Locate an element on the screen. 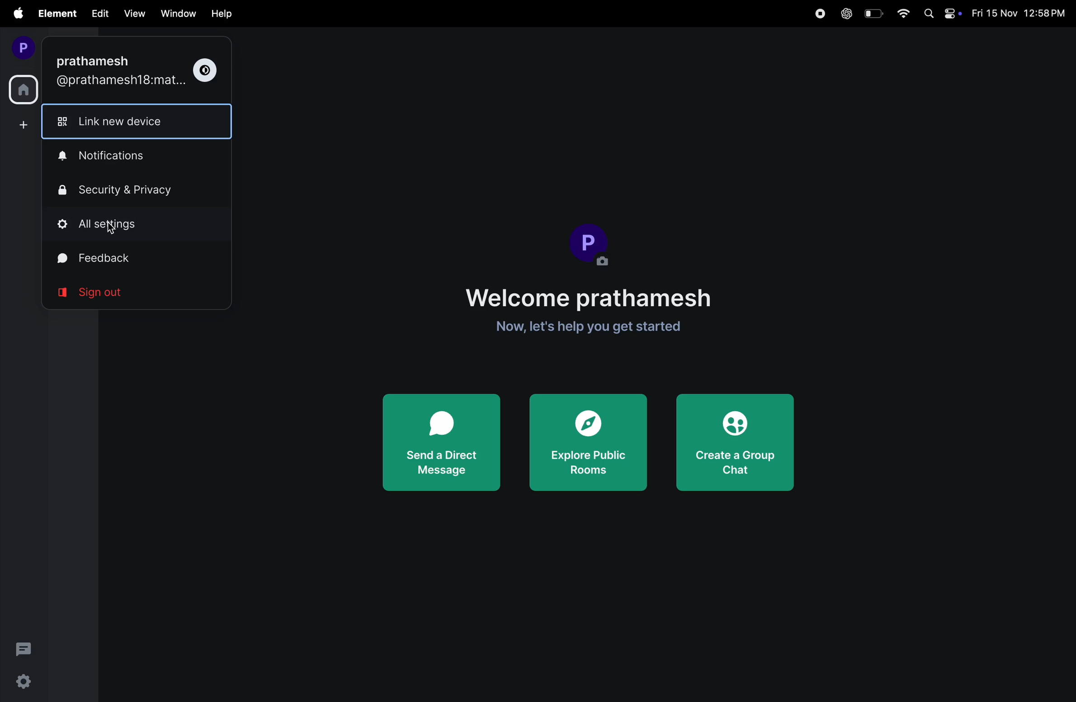 This screenshot has width=1076, height=702. settings is located at coordinates (26, 682).